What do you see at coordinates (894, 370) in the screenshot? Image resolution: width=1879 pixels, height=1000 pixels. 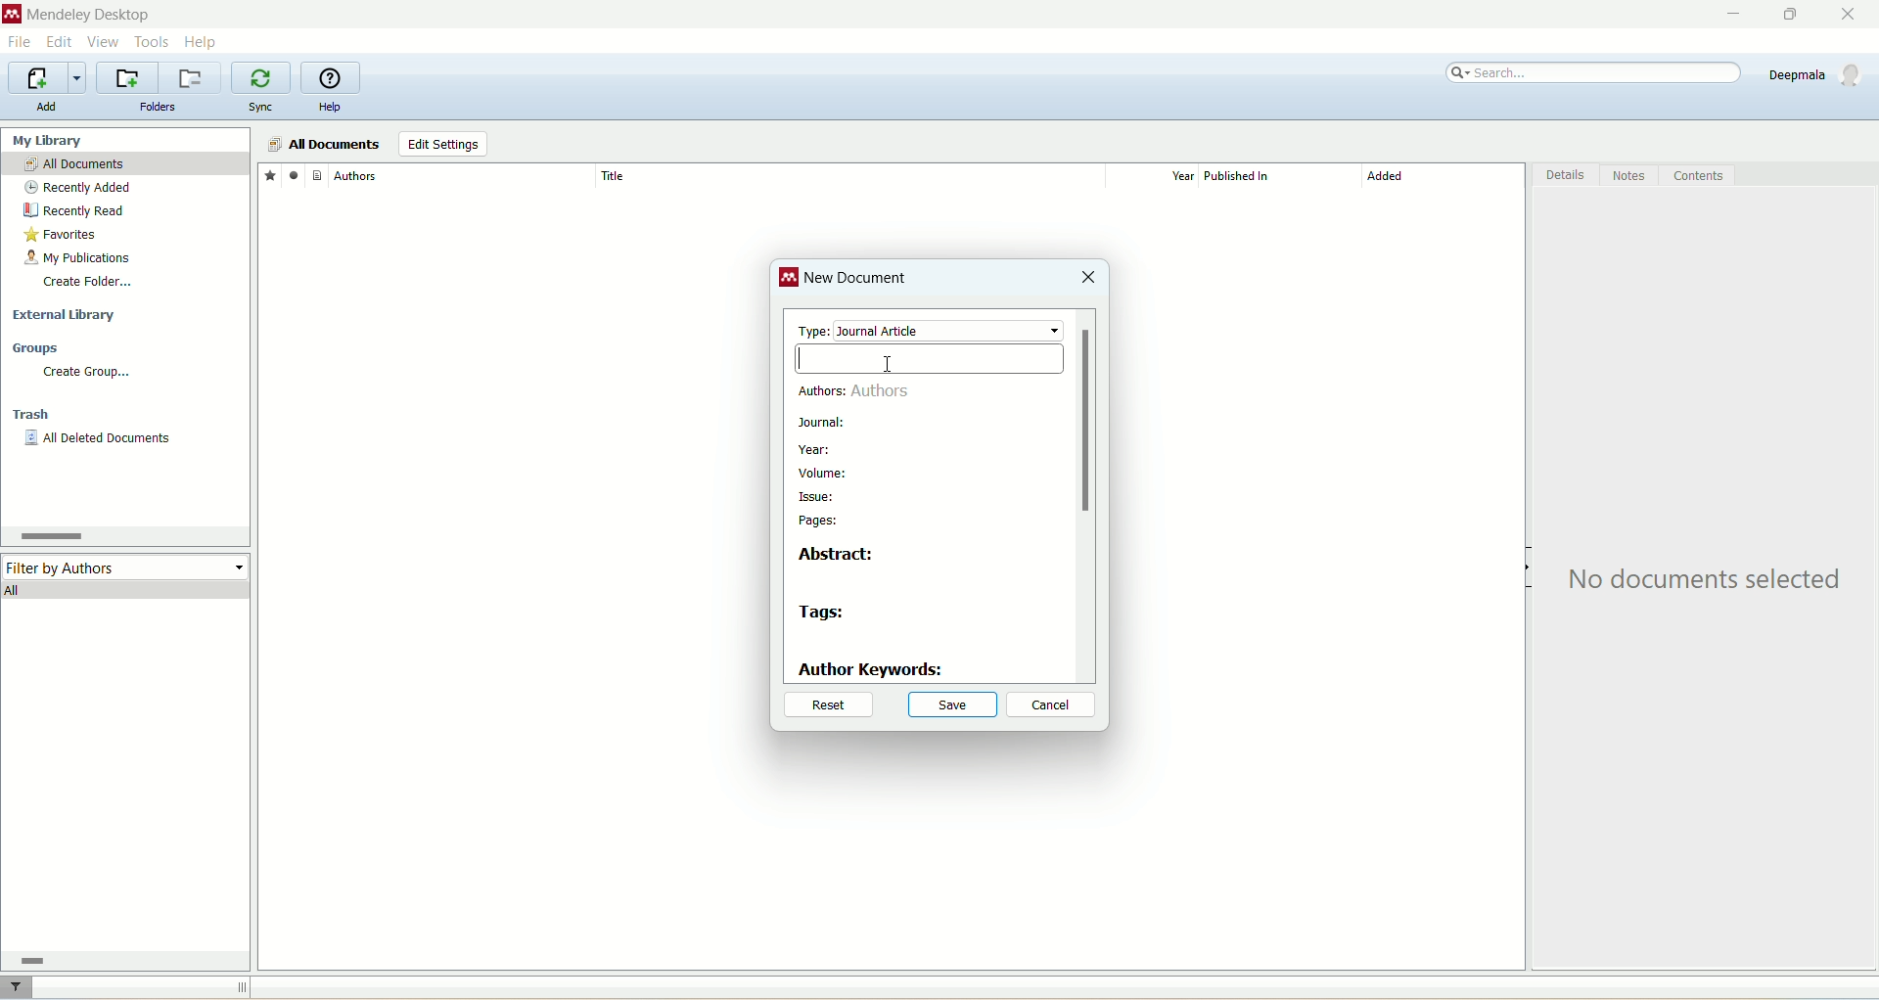 I see `cursor` at bounding box center [894, 370].